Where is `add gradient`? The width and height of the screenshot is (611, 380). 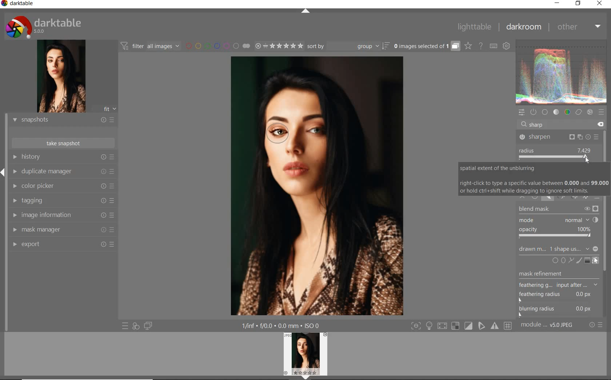
add gradient is located at coordinates (588, 260).